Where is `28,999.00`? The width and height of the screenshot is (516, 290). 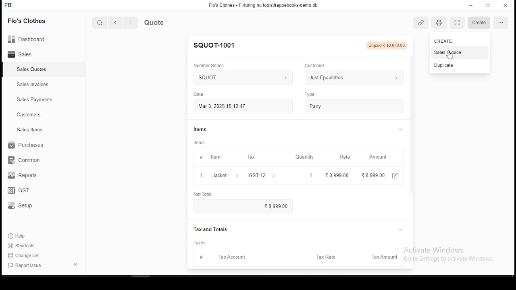
28,999.00 is located at coordinates (375, 175).